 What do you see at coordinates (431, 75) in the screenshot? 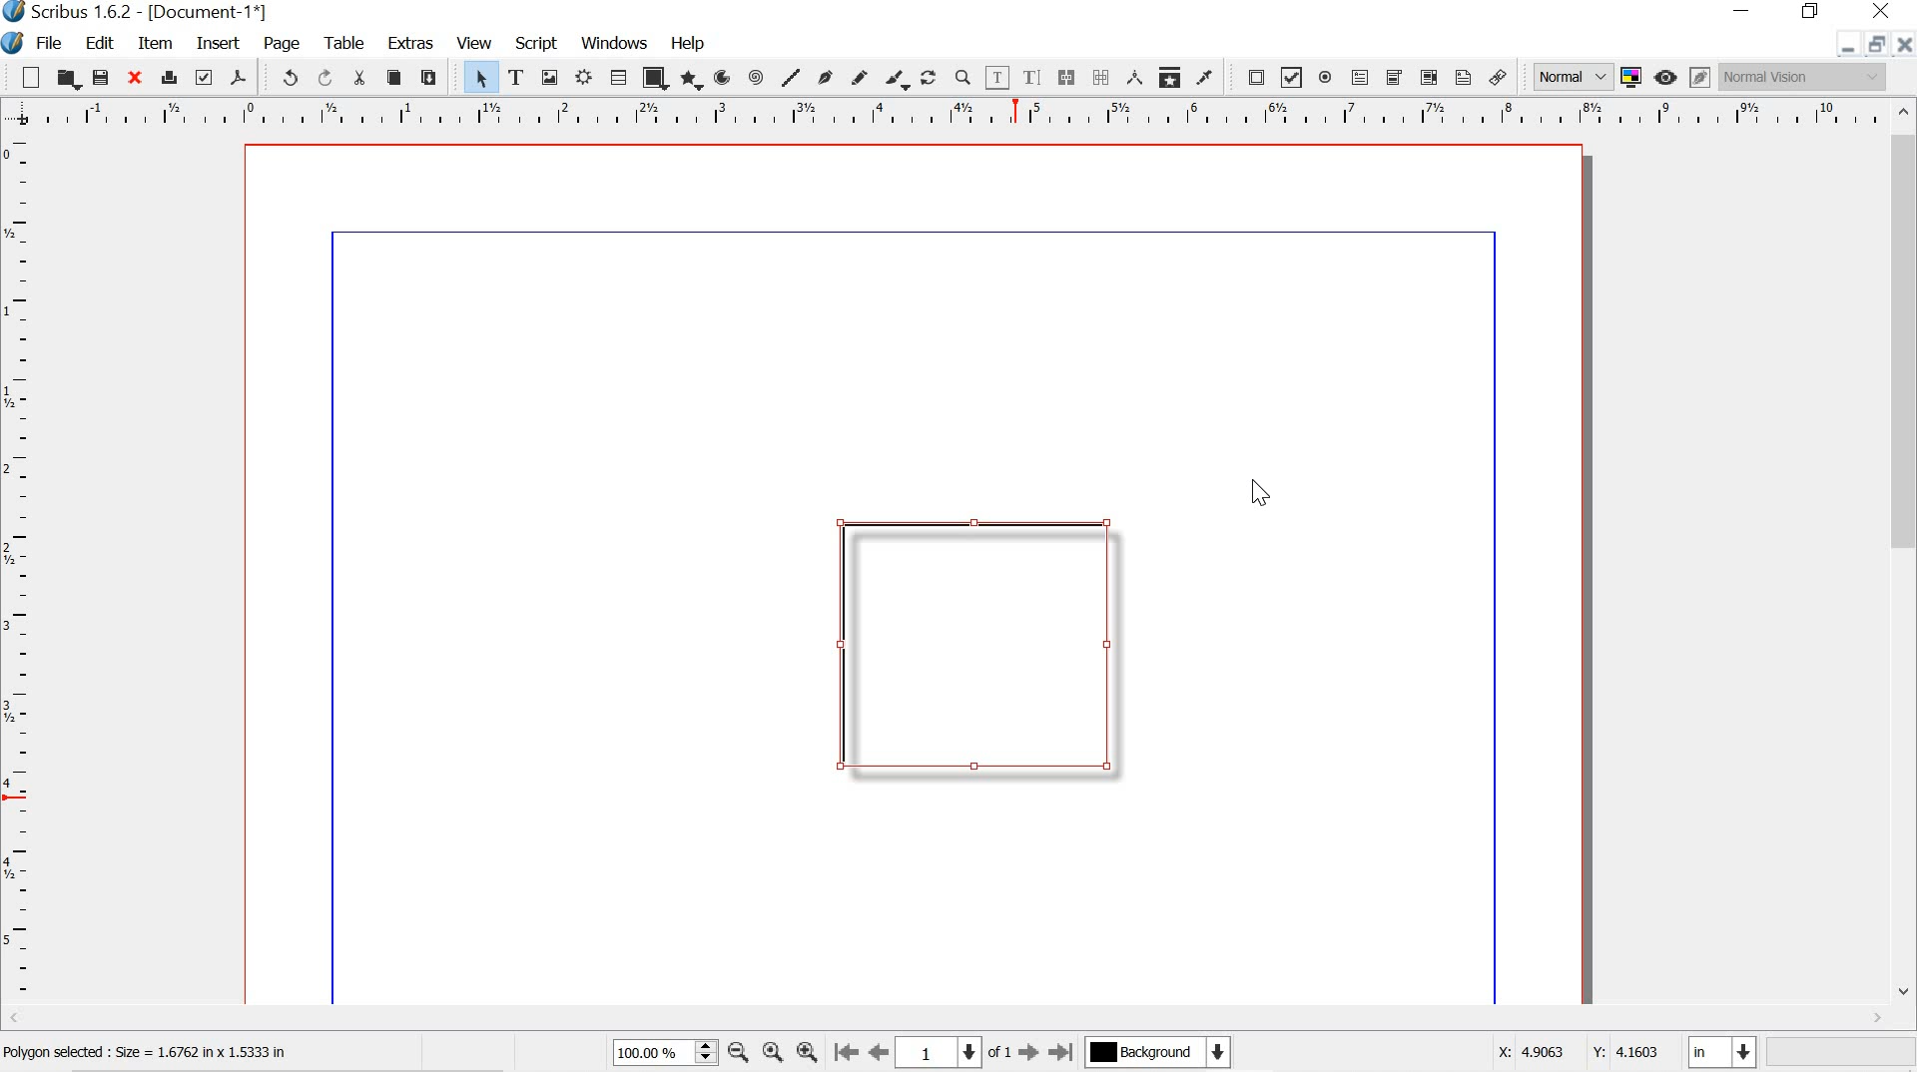
I see `paste` at bounding box center [431, 75].